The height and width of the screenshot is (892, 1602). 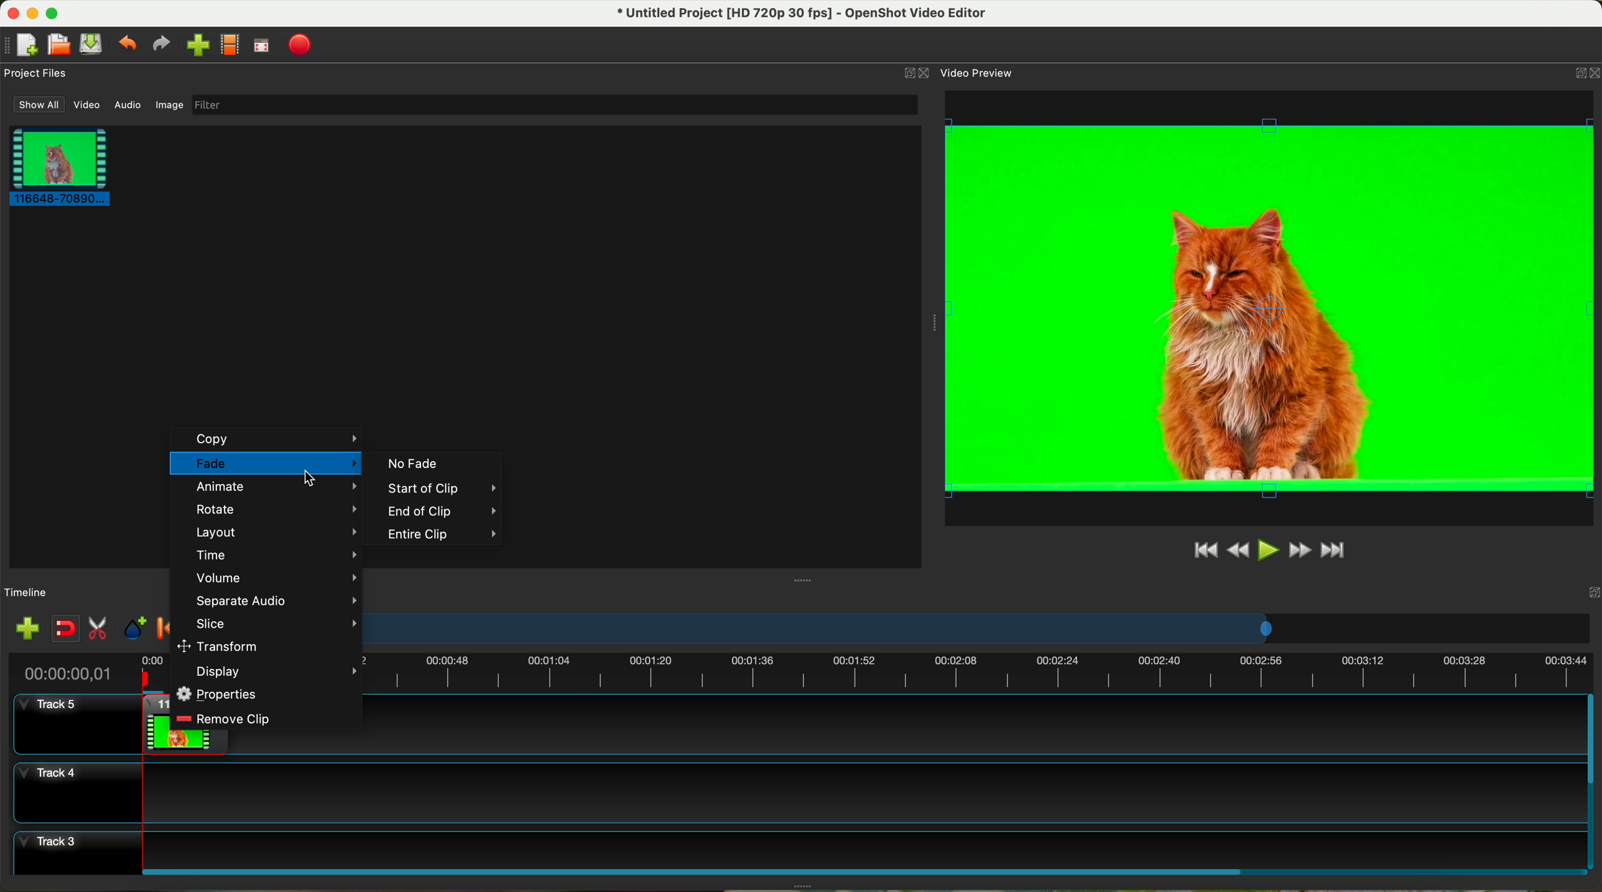 I want to click on minimize program, so click(x=34, y=14).